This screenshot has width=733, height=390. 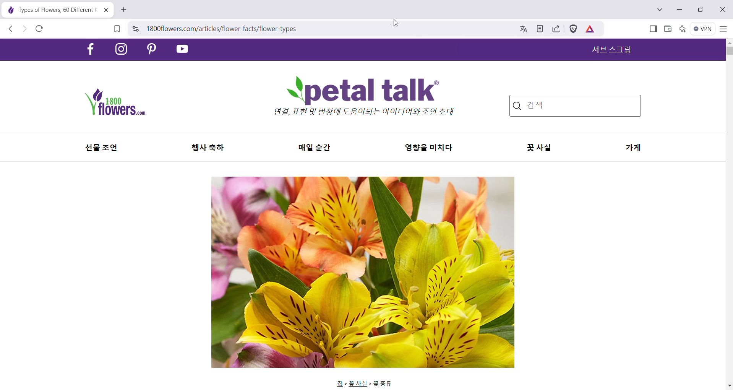 What do you see at coordinates (667, 29) in the screenshot?
I see `Brave Wallet` at bounding box center [667, 29].